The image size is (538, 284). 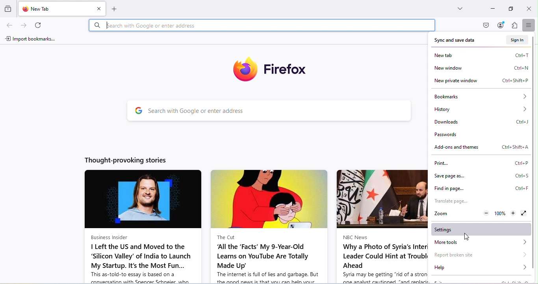 What do you see at coordinates (451, 202) in the screenshot?
I see `Translate page` at bounding box center [451, 202].